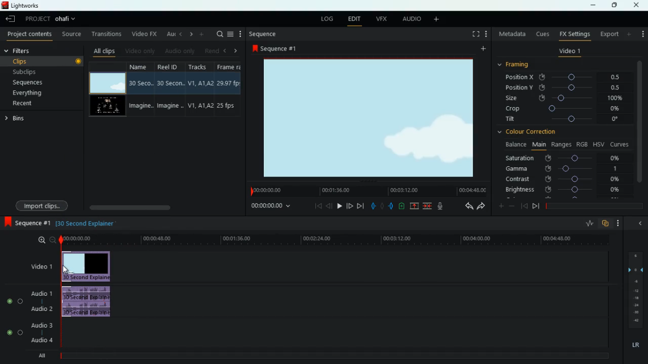  I want to click on audio 1, so click(41, 293).